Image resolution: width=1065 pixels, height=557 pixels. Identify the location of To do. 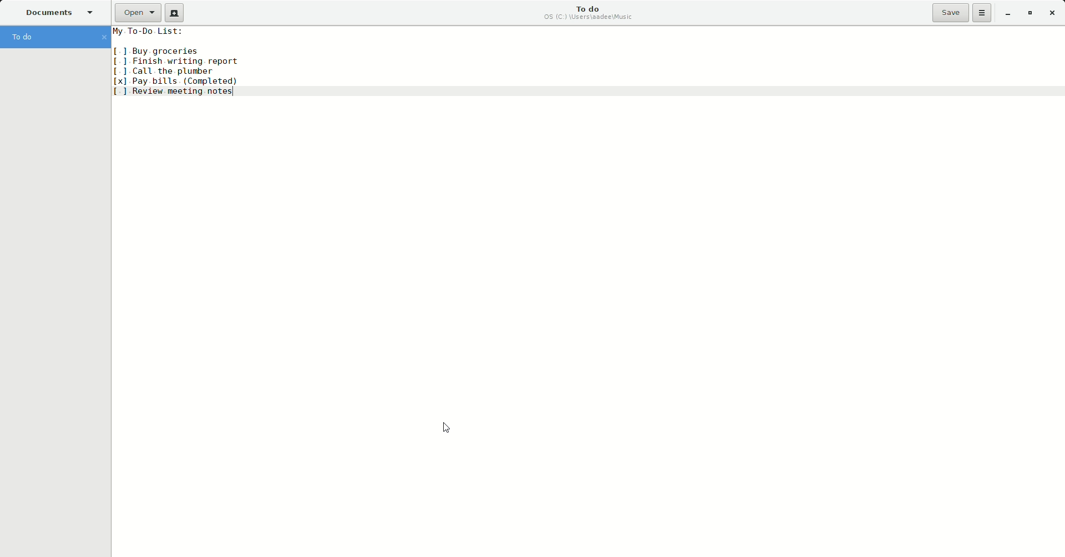
(54, 35).